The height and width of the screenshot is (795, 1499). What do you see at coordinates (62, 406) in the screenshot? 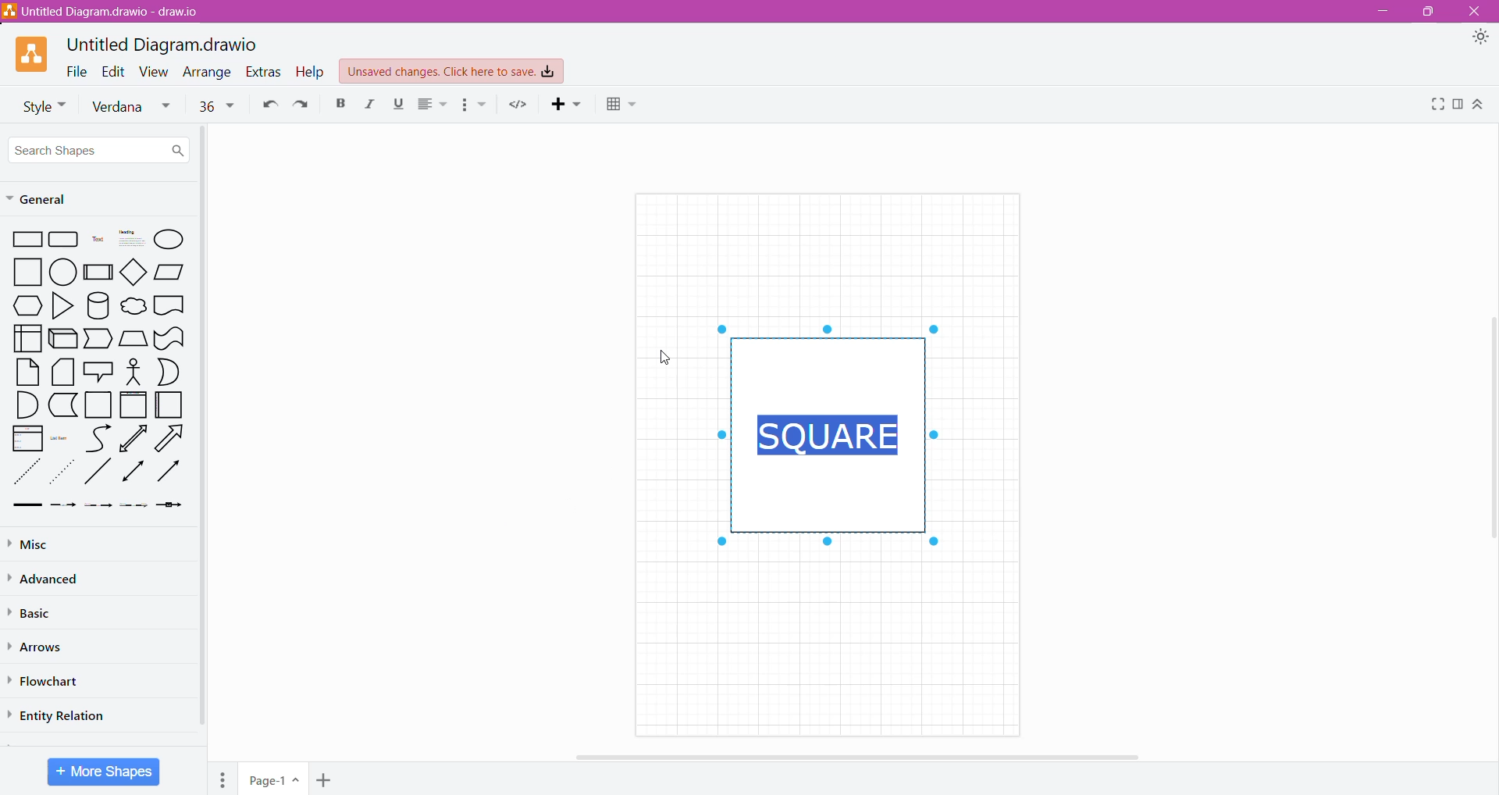
I see `L-Shaped Rectangle ` at bounding box center [62, 406].